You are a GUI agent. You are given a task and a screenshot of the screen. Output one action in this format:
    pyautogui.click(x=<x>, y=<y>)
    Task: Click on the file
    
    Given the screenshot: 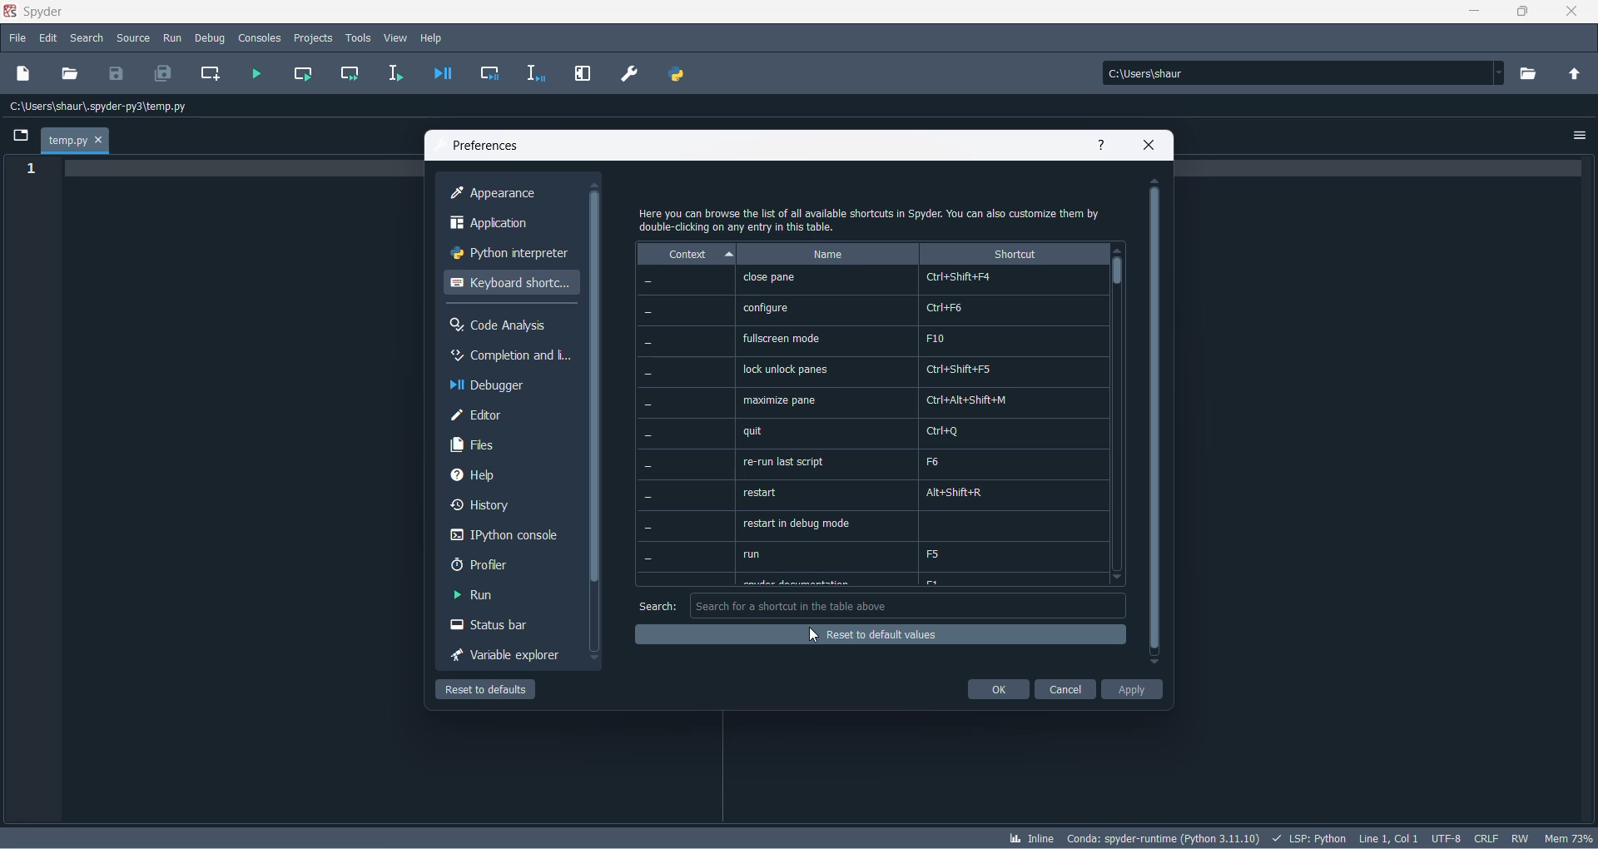 What is the action you would take?
    pyautogui.click(x=19, y=37)
    